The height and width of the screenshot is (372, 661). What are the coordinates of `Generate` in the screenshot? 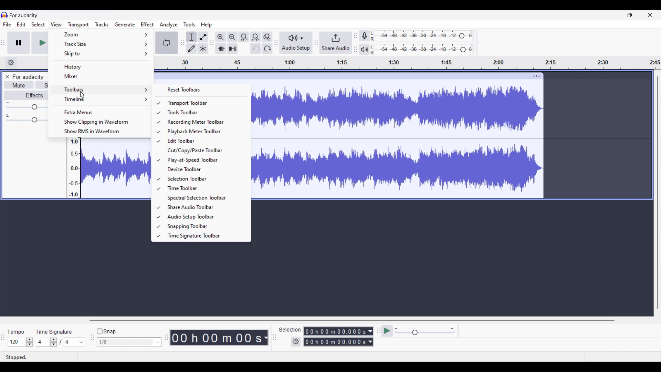 It's located at (125, 24).